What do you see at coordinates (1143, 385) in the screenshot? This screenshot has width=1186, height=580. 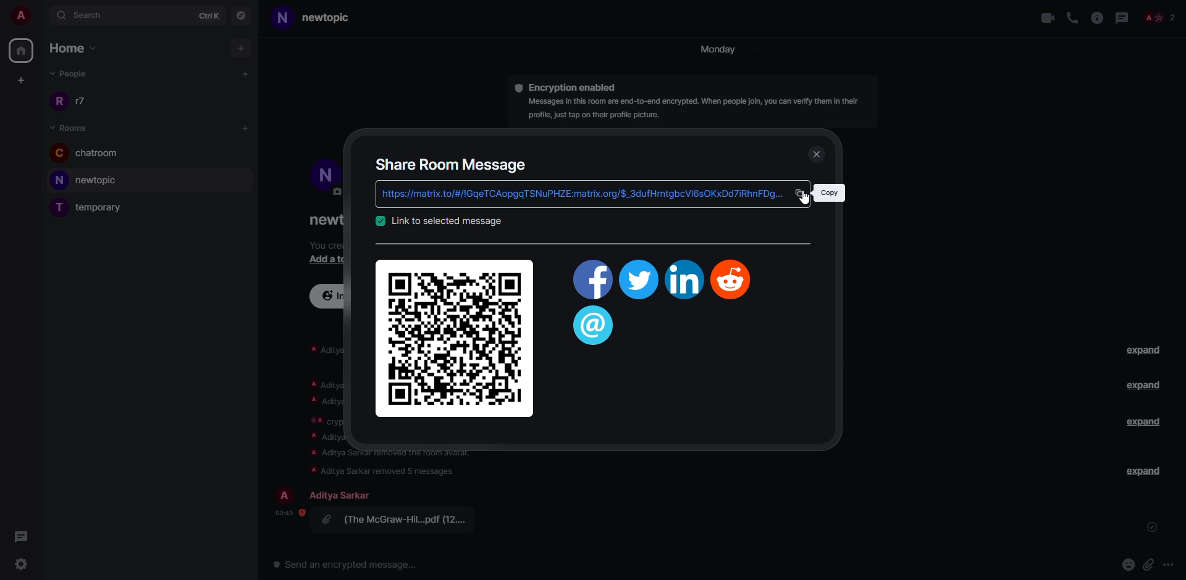 I see `expand` at bounding box center [1143, 385].